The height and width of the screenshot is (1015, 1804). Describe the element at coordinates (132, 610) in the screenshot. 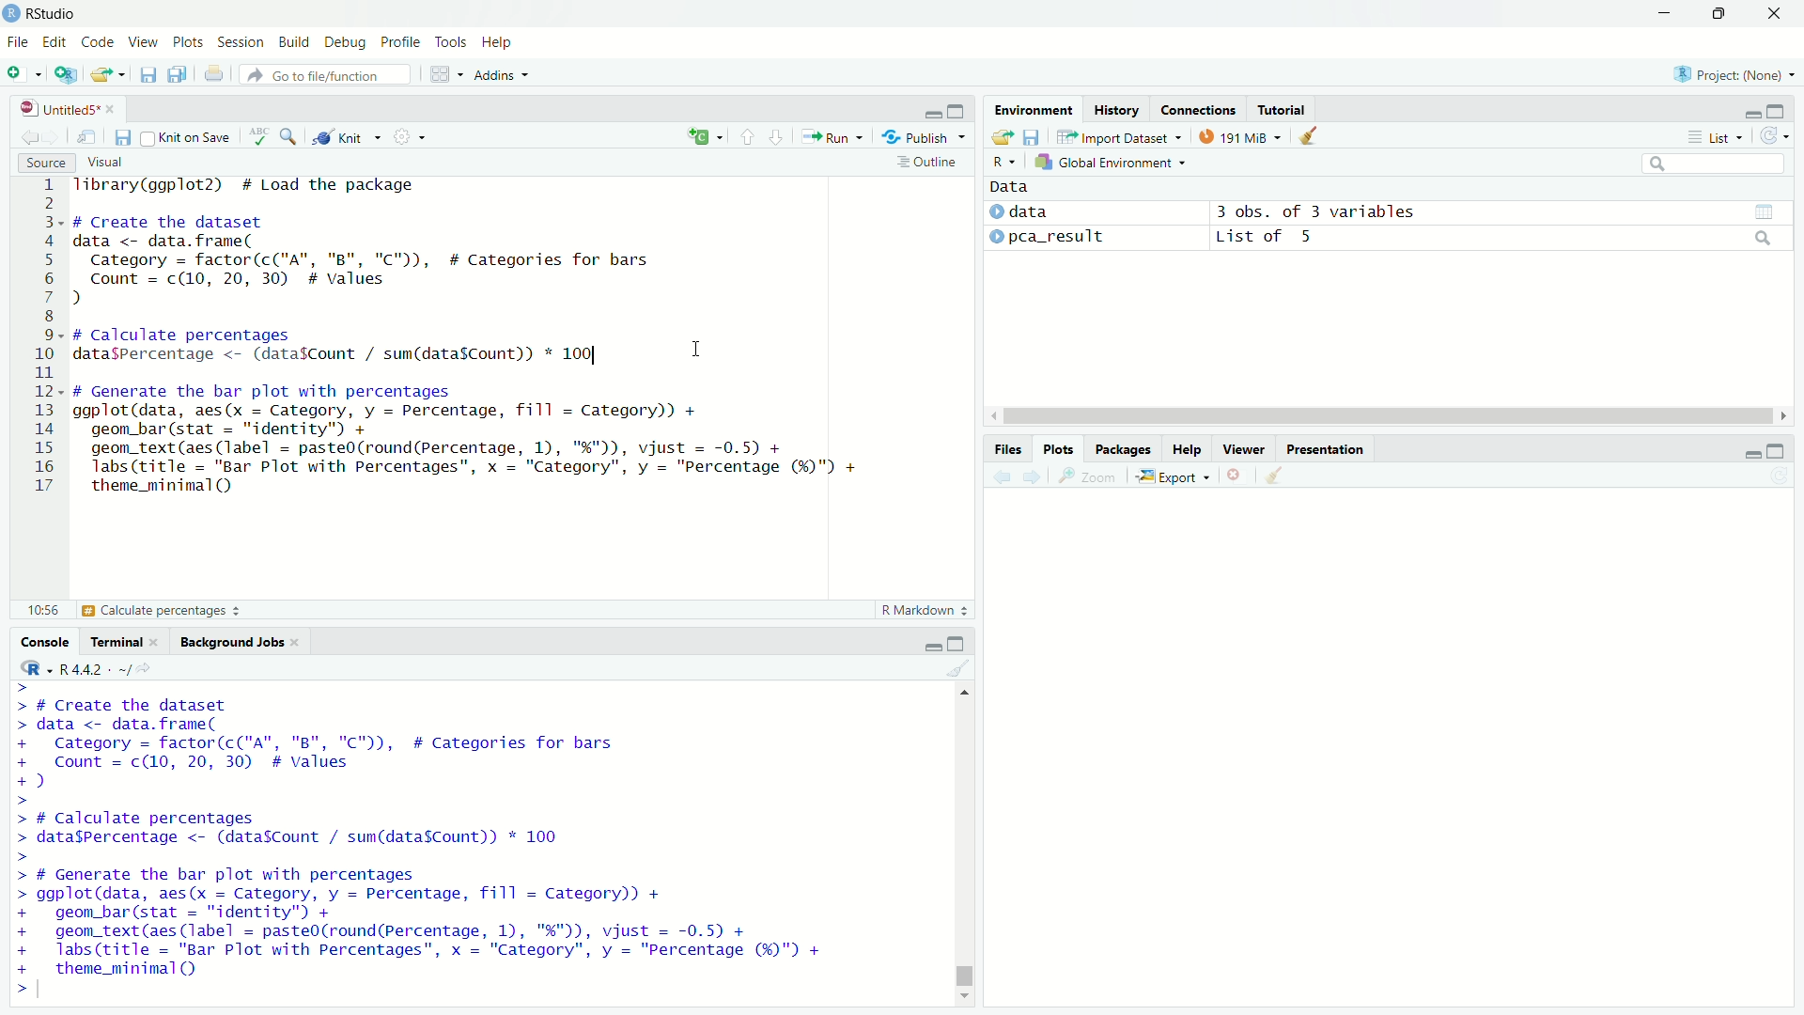

I see `calculate percentages` at that location.